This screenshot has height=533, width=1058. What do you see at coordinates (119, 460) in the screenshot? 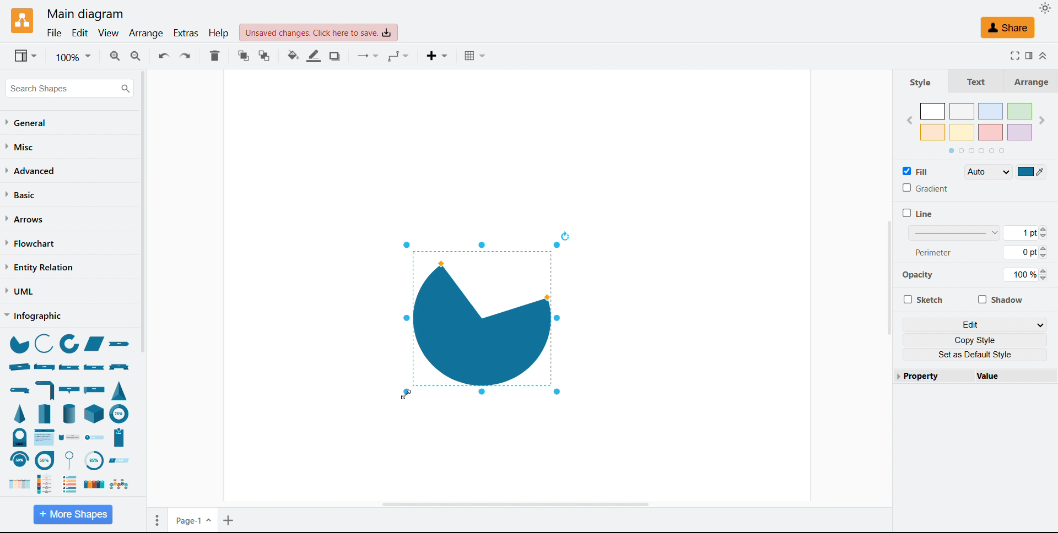
I see `angled entry` at bounding box center [119, 460].